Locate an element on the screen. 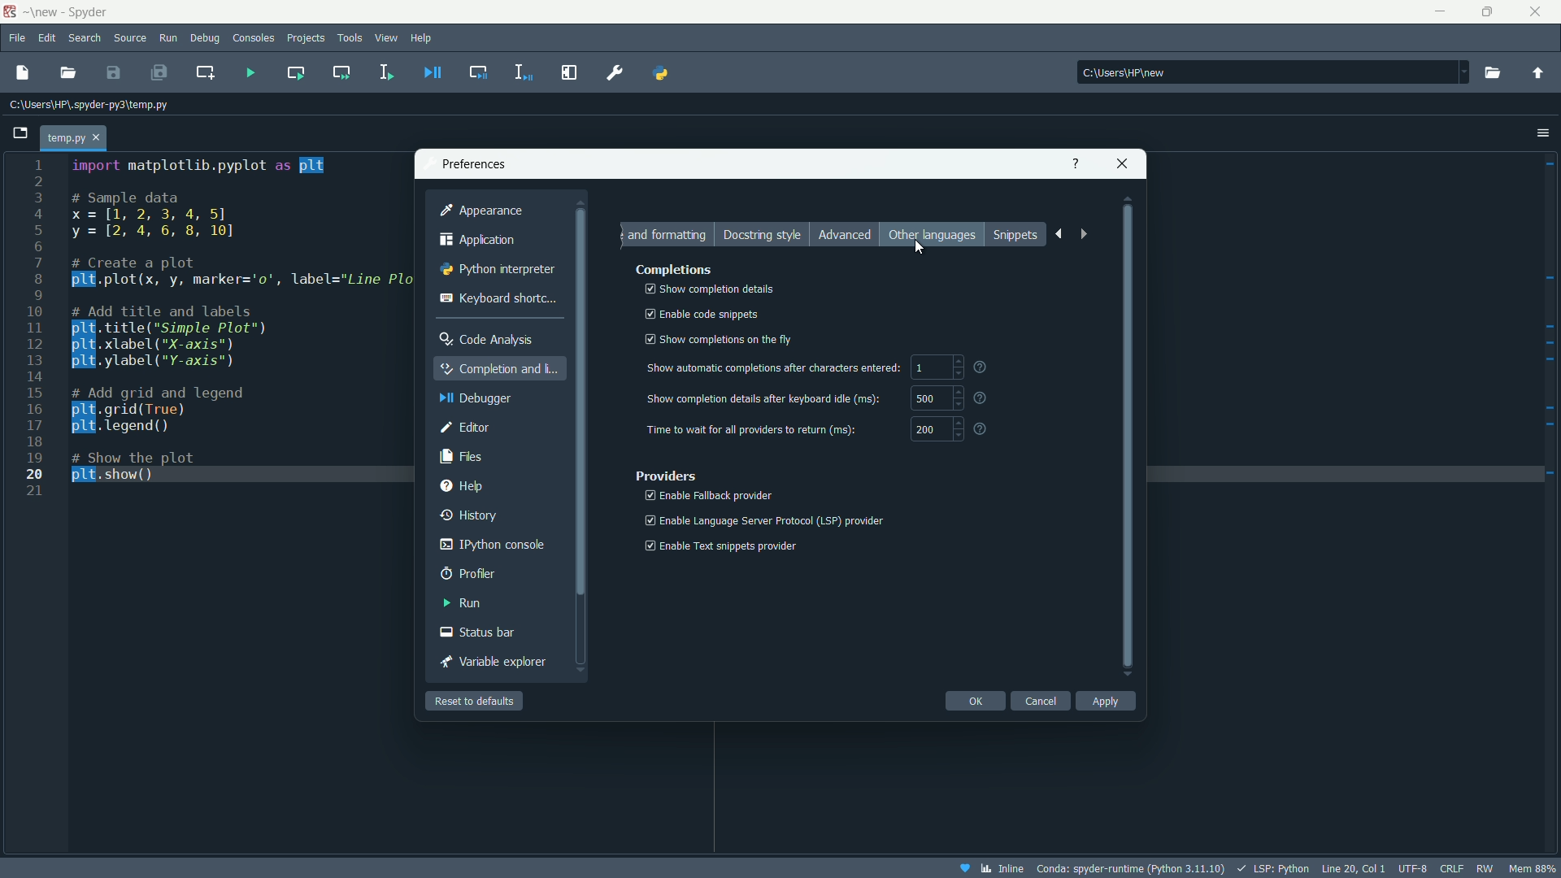 The height and width of the screenshot is (878, 1561). consoles is located at coordinates (254, 38).